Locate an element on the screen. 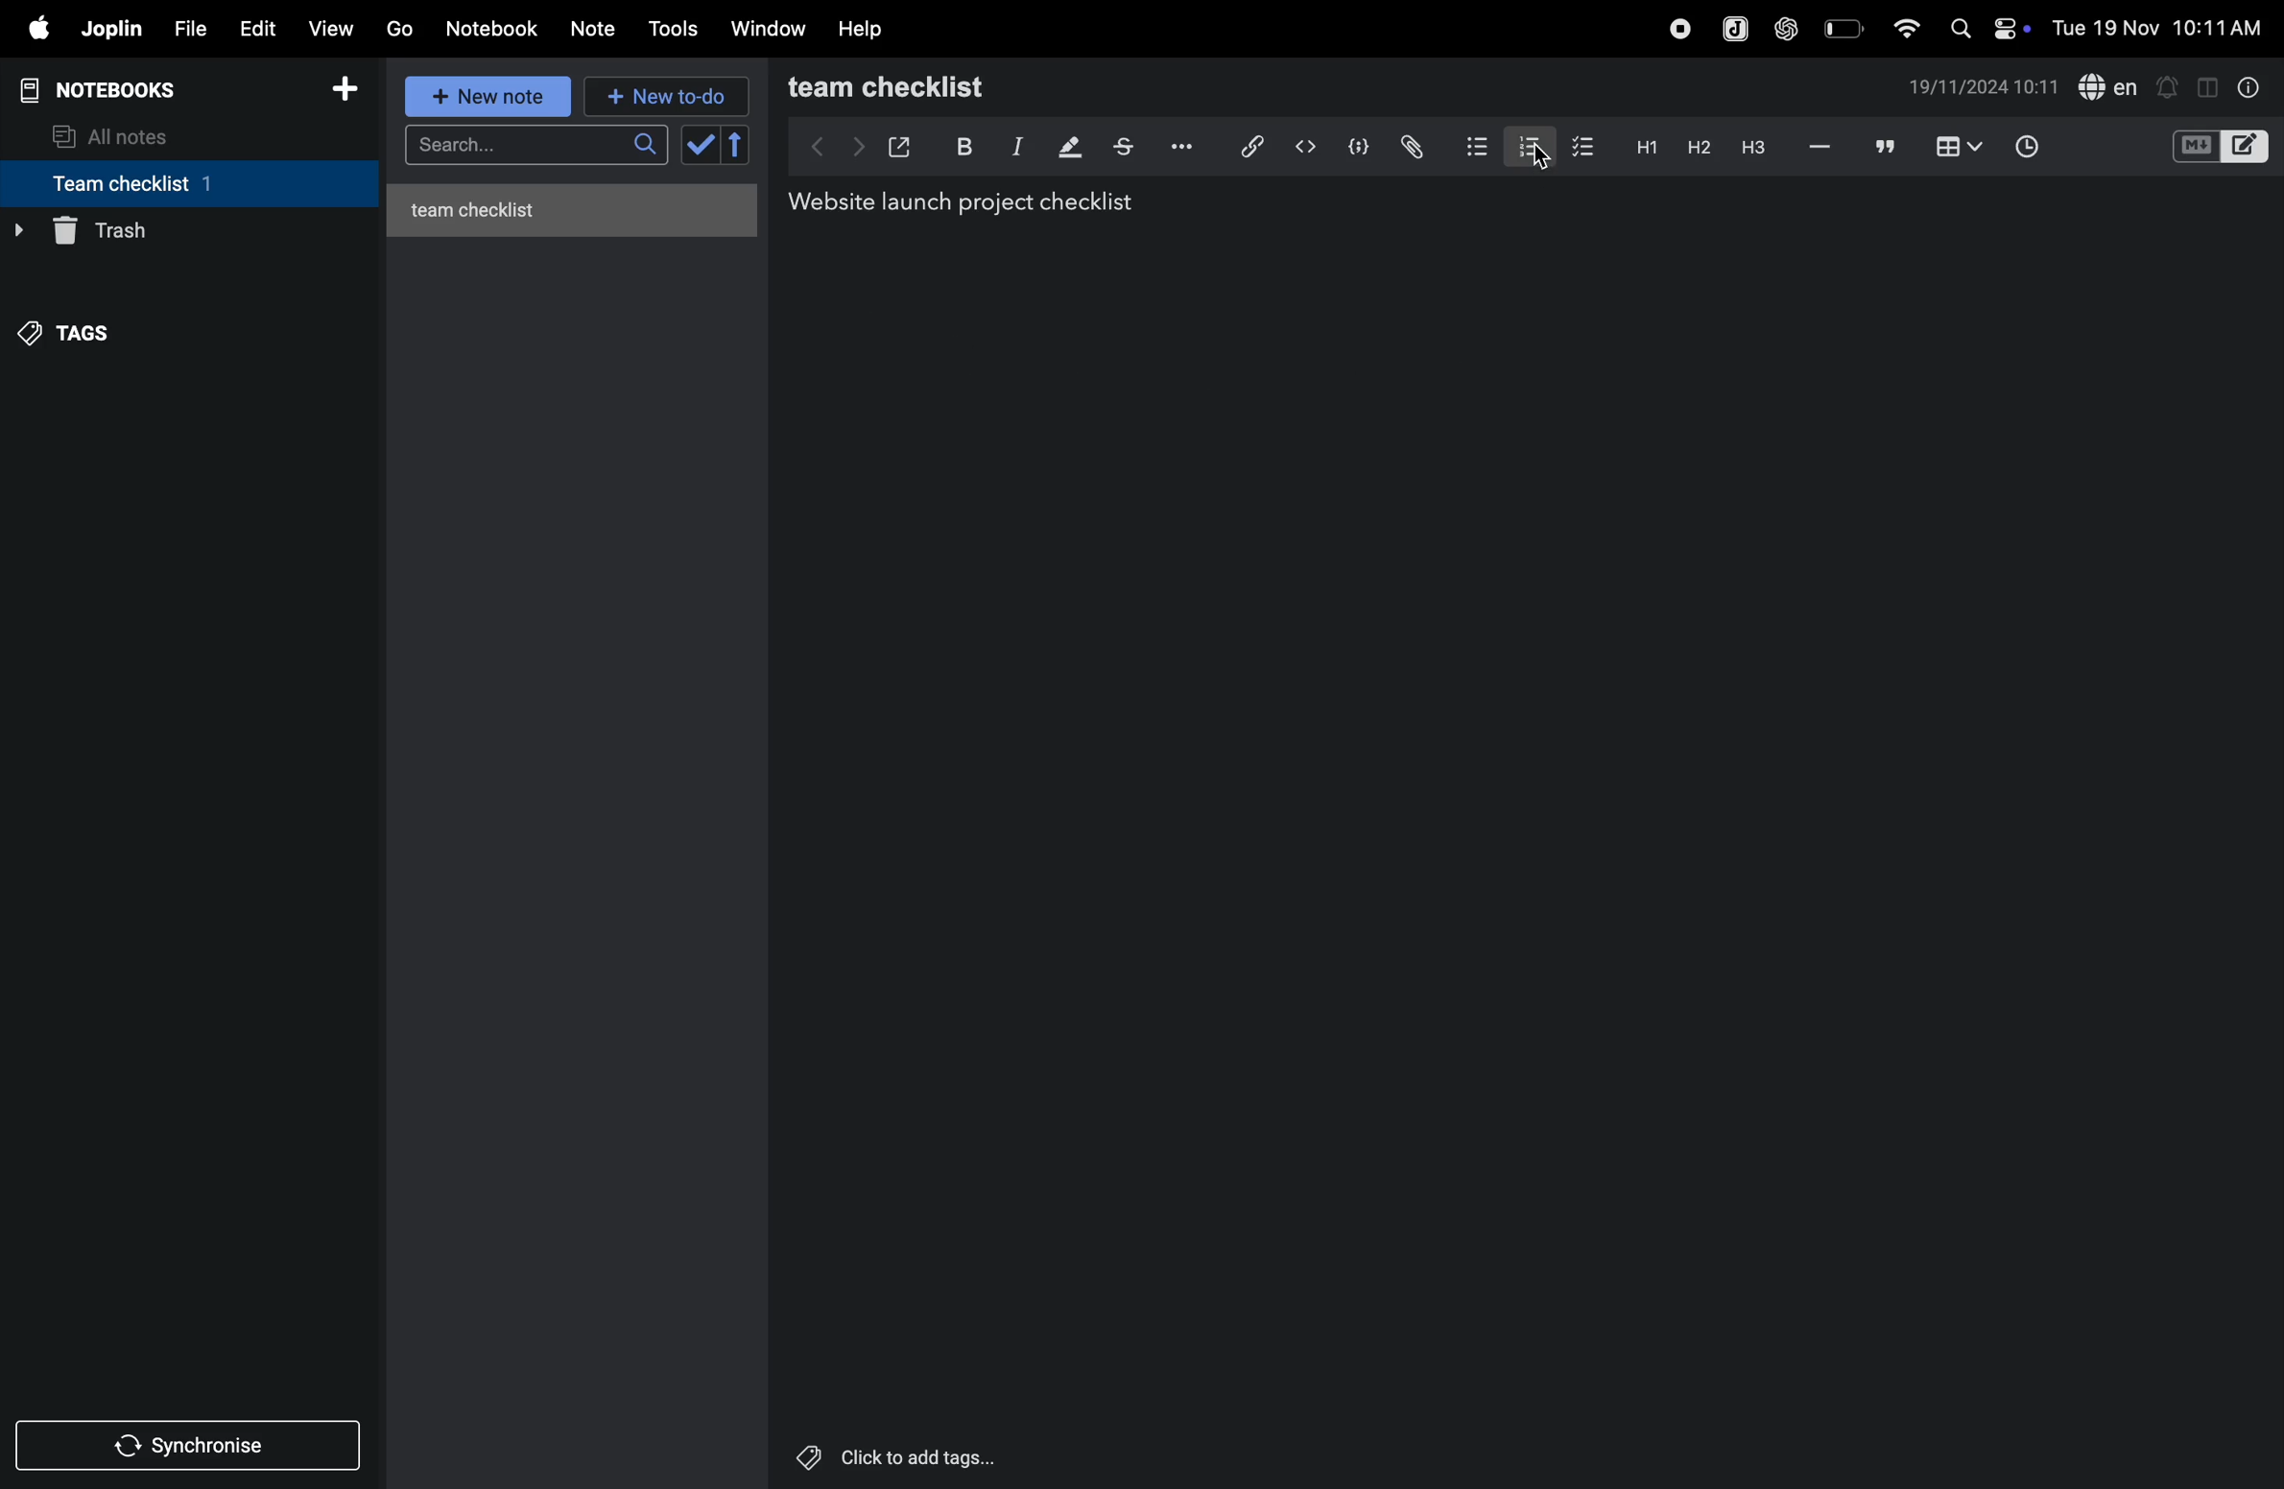 This screenshot has height=1489, width=2284. untitled is located at coordinates (579, 205).